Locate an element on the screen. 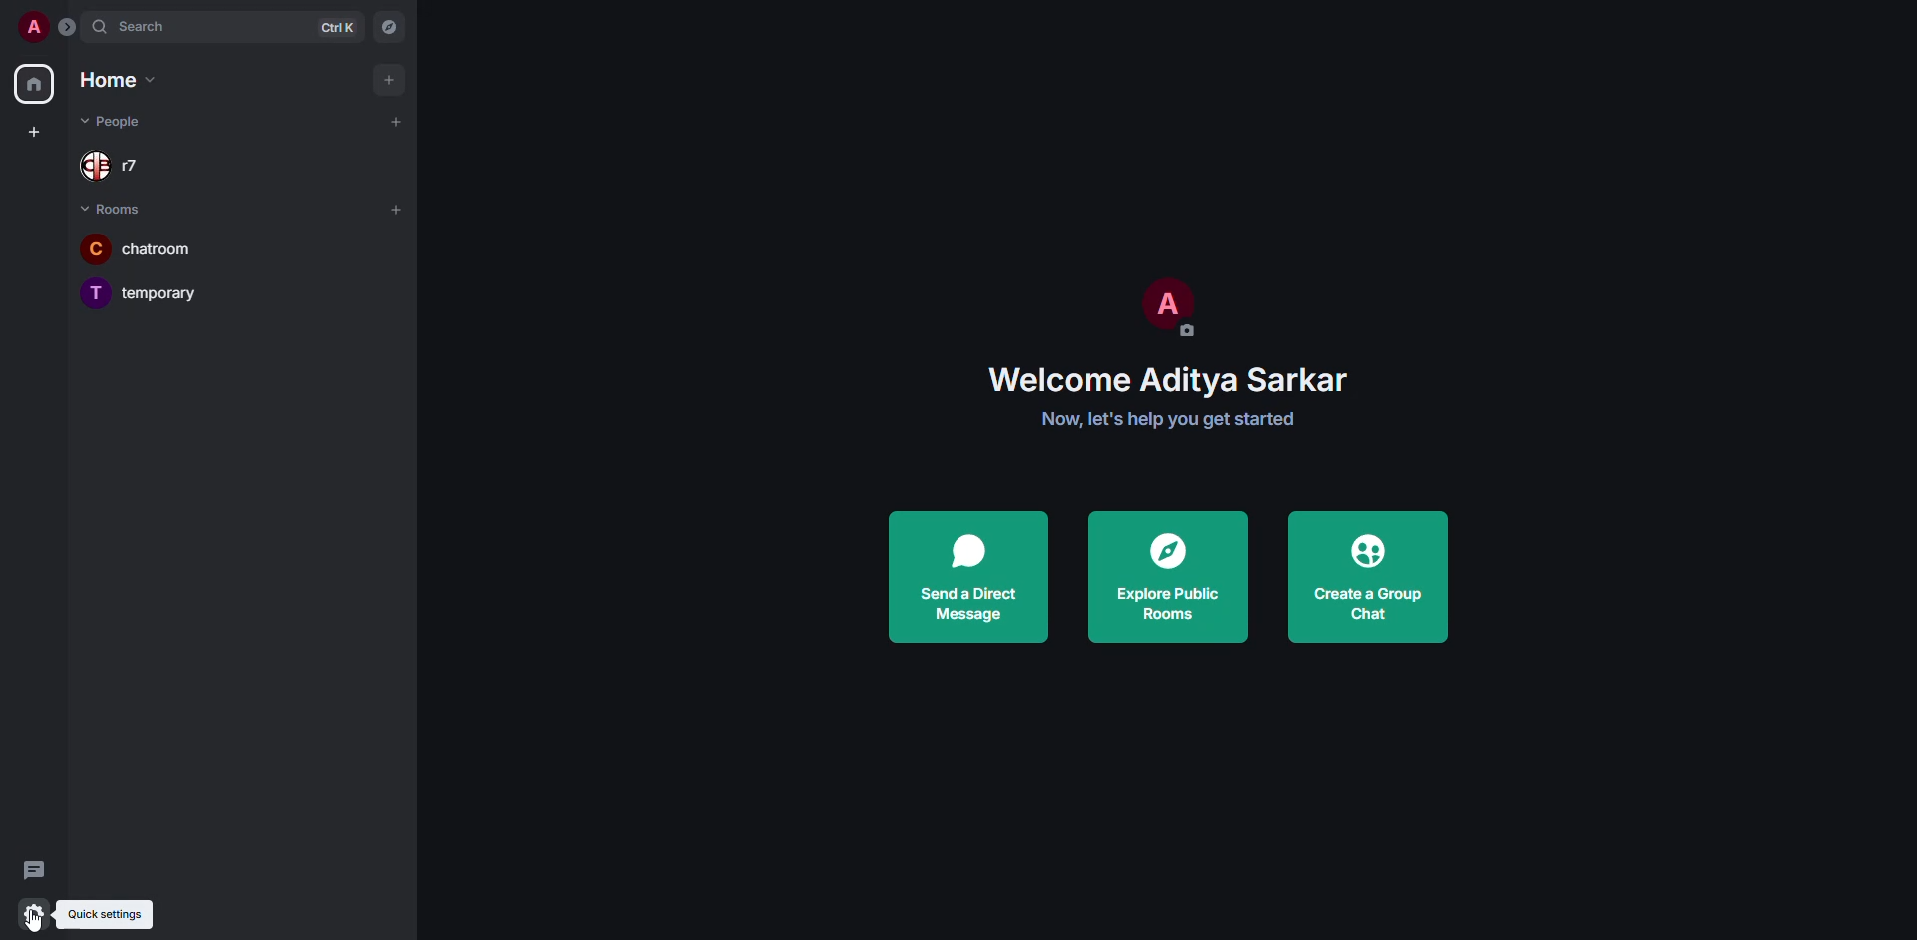  Now, let's help you get started is located at coordinates (1169, 420).